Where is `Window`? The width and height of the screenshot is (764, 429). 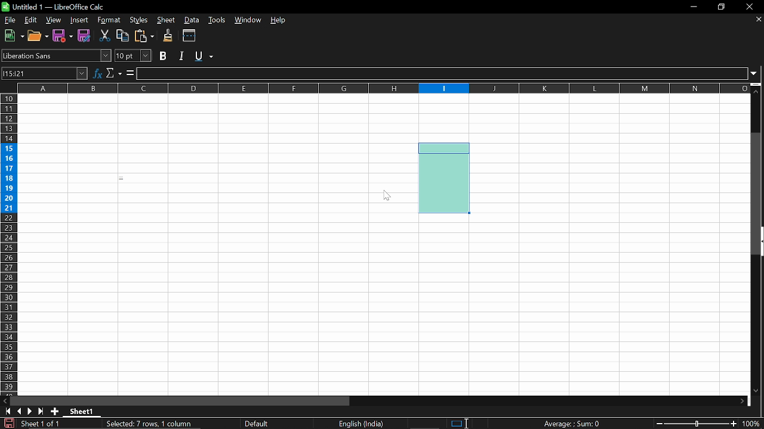 Window is located at coordinates (249, 21).